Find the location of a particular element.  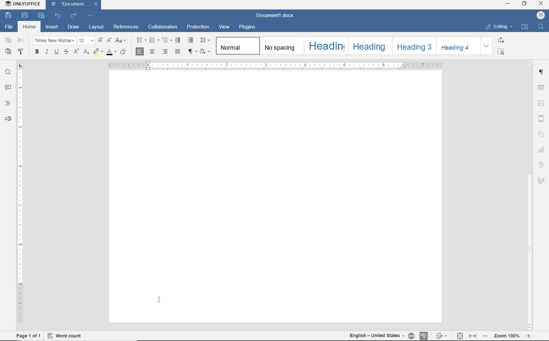

references is located at coordinates (126, 26).